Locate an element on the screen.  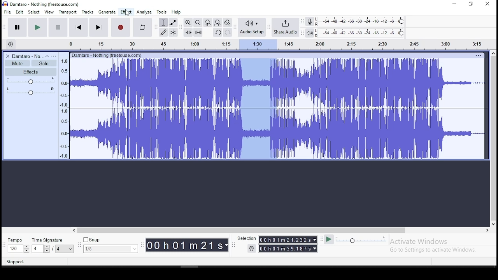
multi tool is located at coordinates (173, 32).